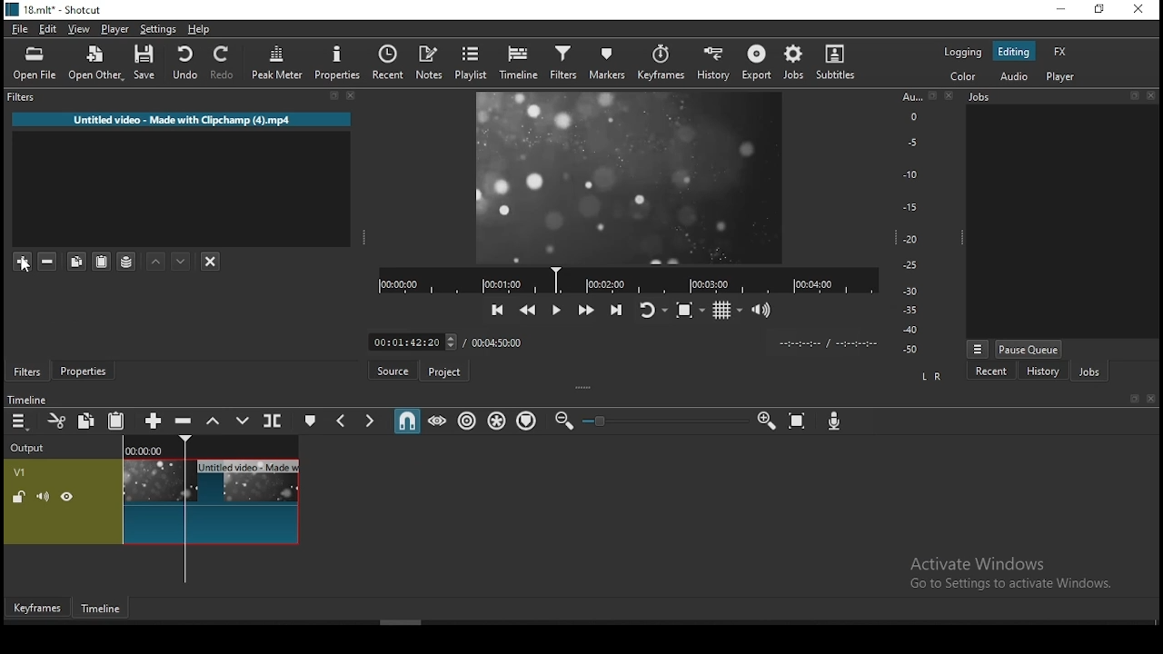 The height and width of the screenshot is (654, 1163). What do you see at coordinates (116, 420) in the screenshot?
I see `paste` at bounding box center [116, 420].